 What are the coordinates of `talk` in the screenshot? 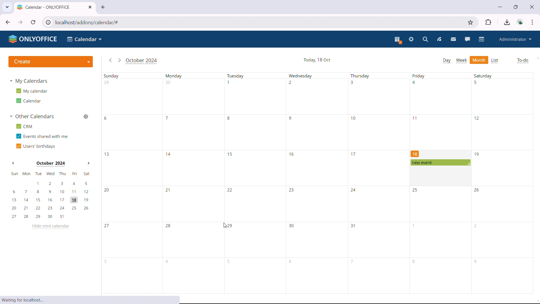 It's located at (467, 39).